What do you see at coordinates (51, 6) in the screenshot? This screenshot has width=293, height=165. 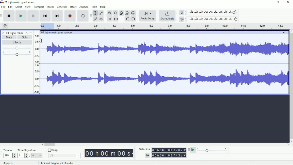 I see `Tracks` at bounding box center [51, 6].